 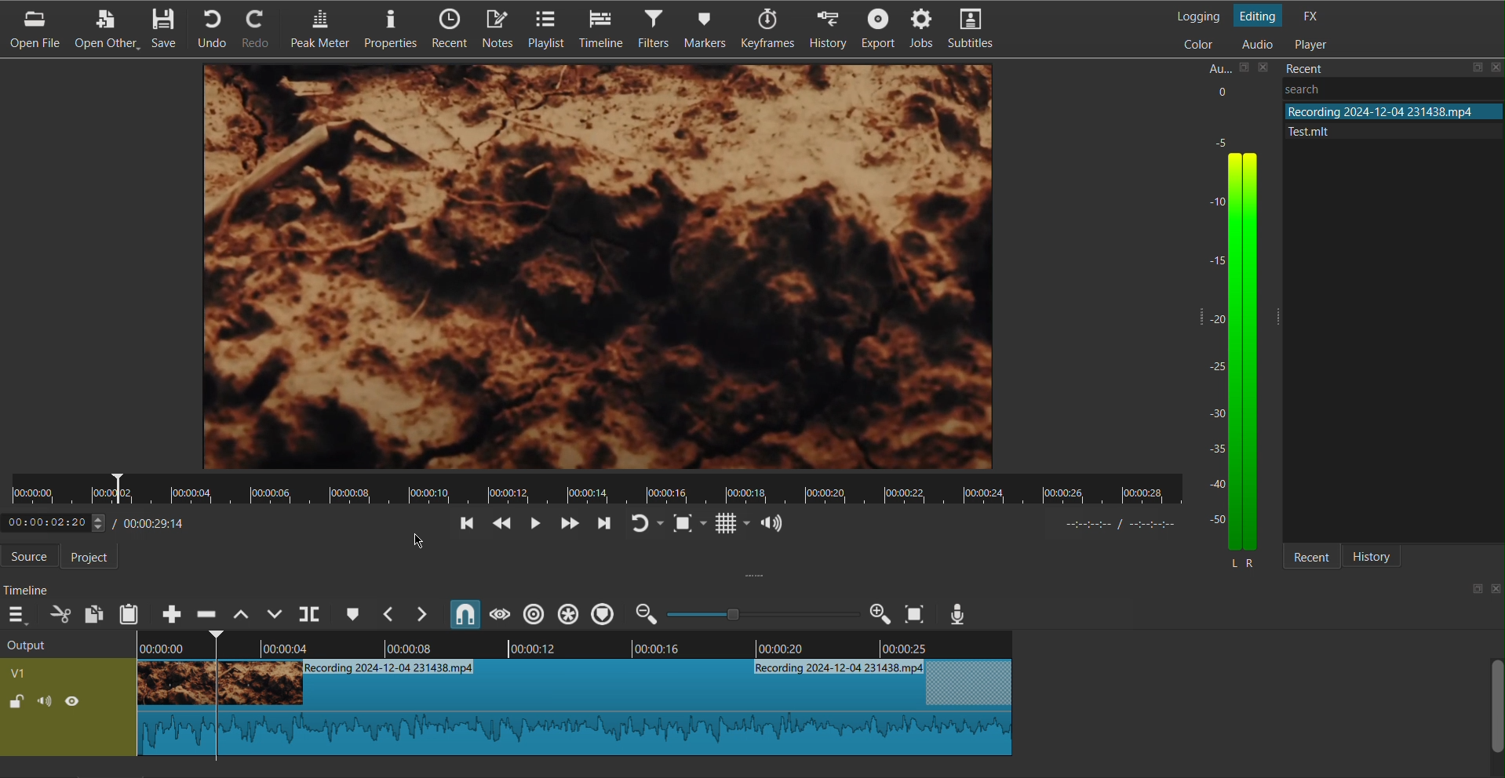 I want to click on Save, so click(x=168, y=28).